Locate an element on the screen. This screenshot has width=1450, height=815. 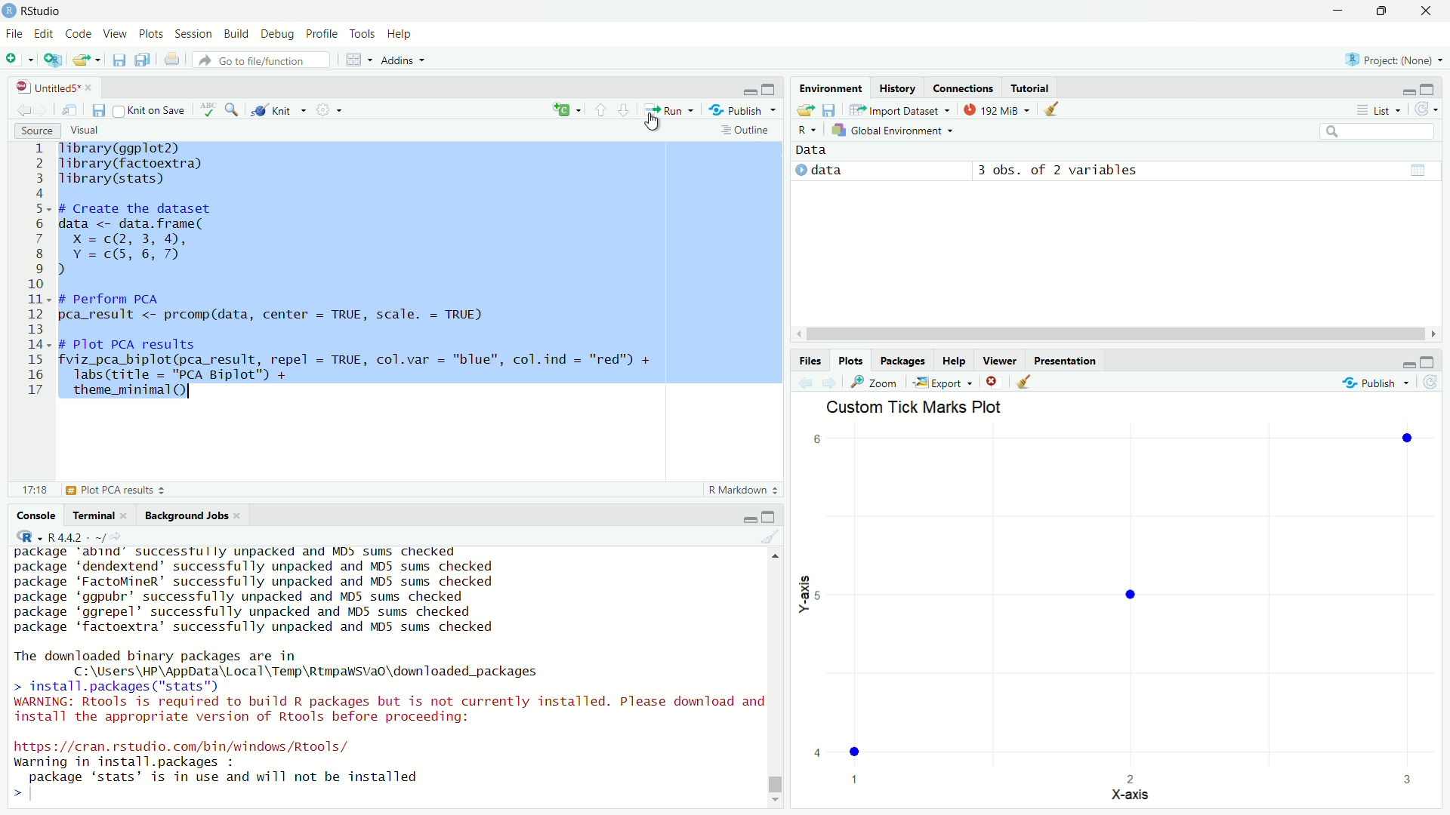
source is located at coordinates (35, 130).